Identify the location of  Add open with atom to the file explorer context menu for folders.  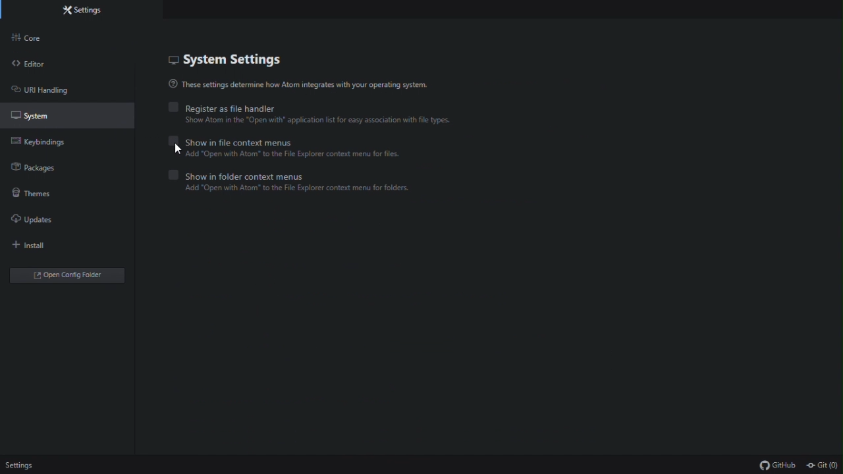
(289, 188).